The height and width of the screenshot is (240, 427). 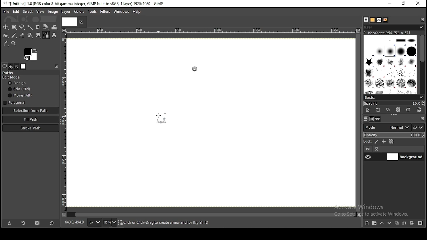 I want to click on open brush as image, so click(x=419, y=110).